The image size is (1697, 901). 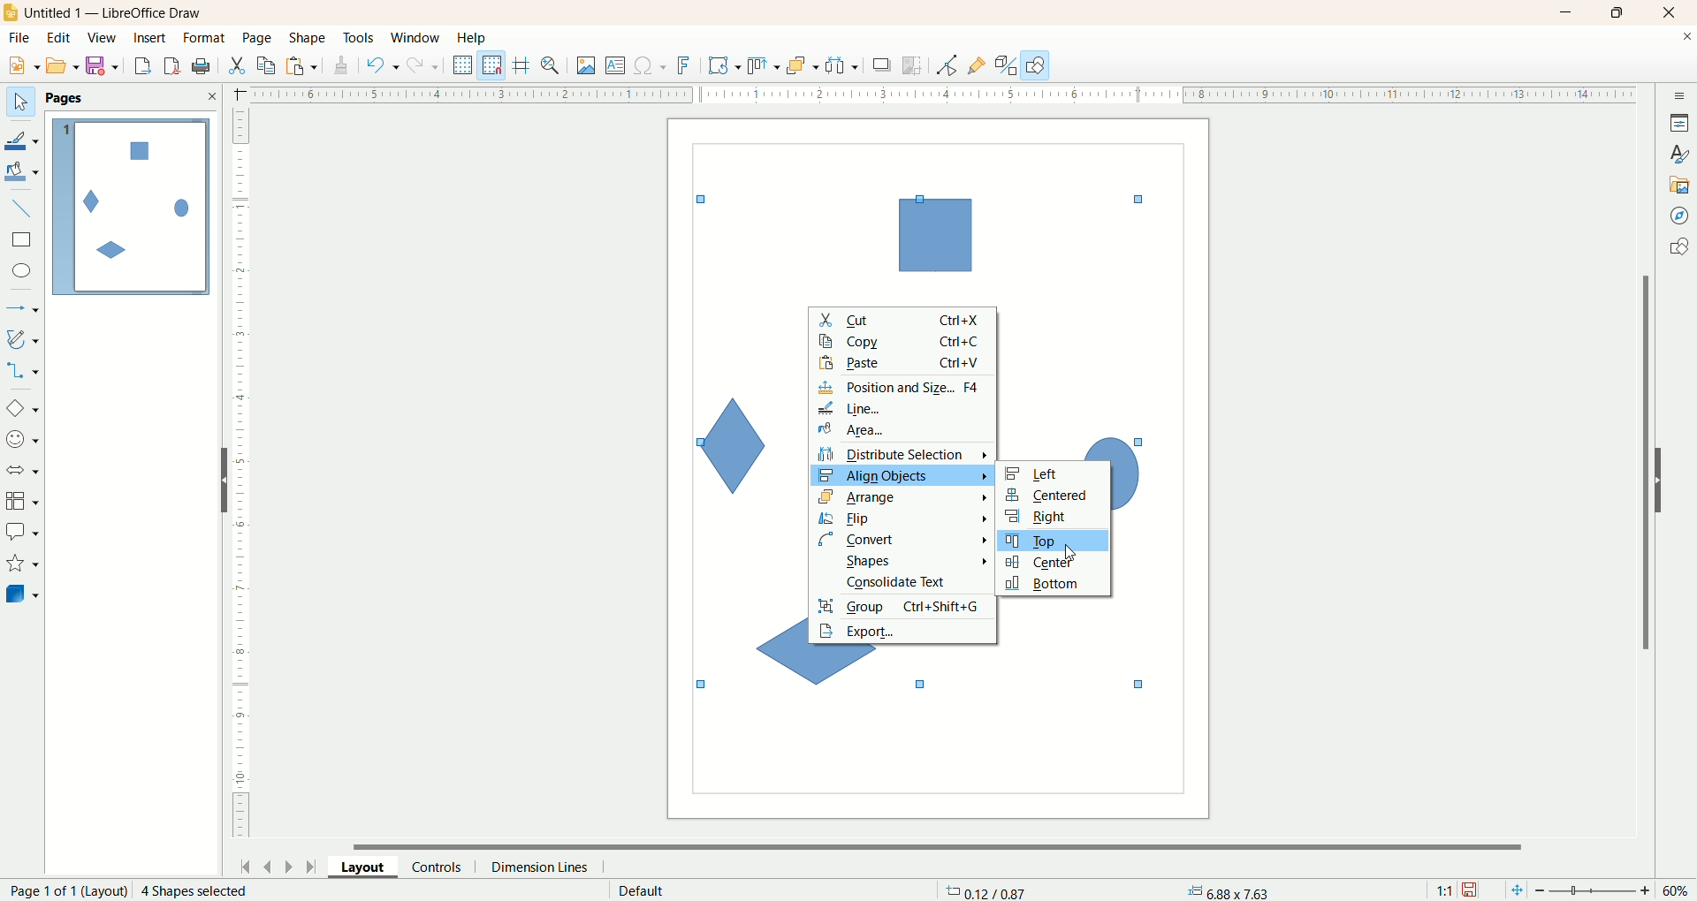 I want to click on minimize, so click(x=1567, y=12).